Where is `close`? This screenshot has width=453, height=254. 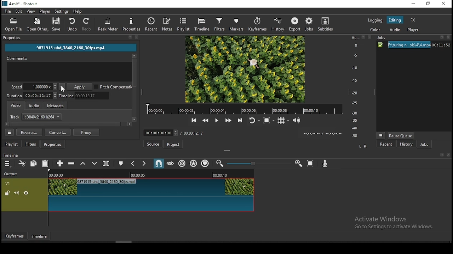
close is located at coordinates (368, 37).